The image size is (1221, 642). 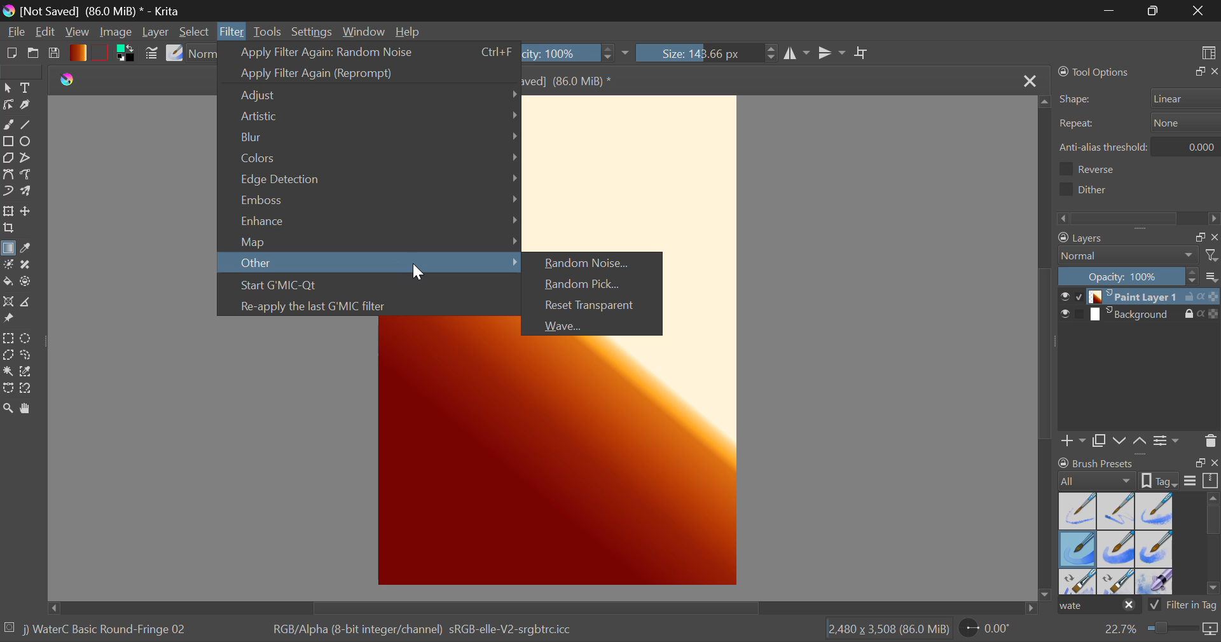 What do you see at coordinates (1199, 11) in the screenshot?
I see `Close` at bounding box center [1199, 11].